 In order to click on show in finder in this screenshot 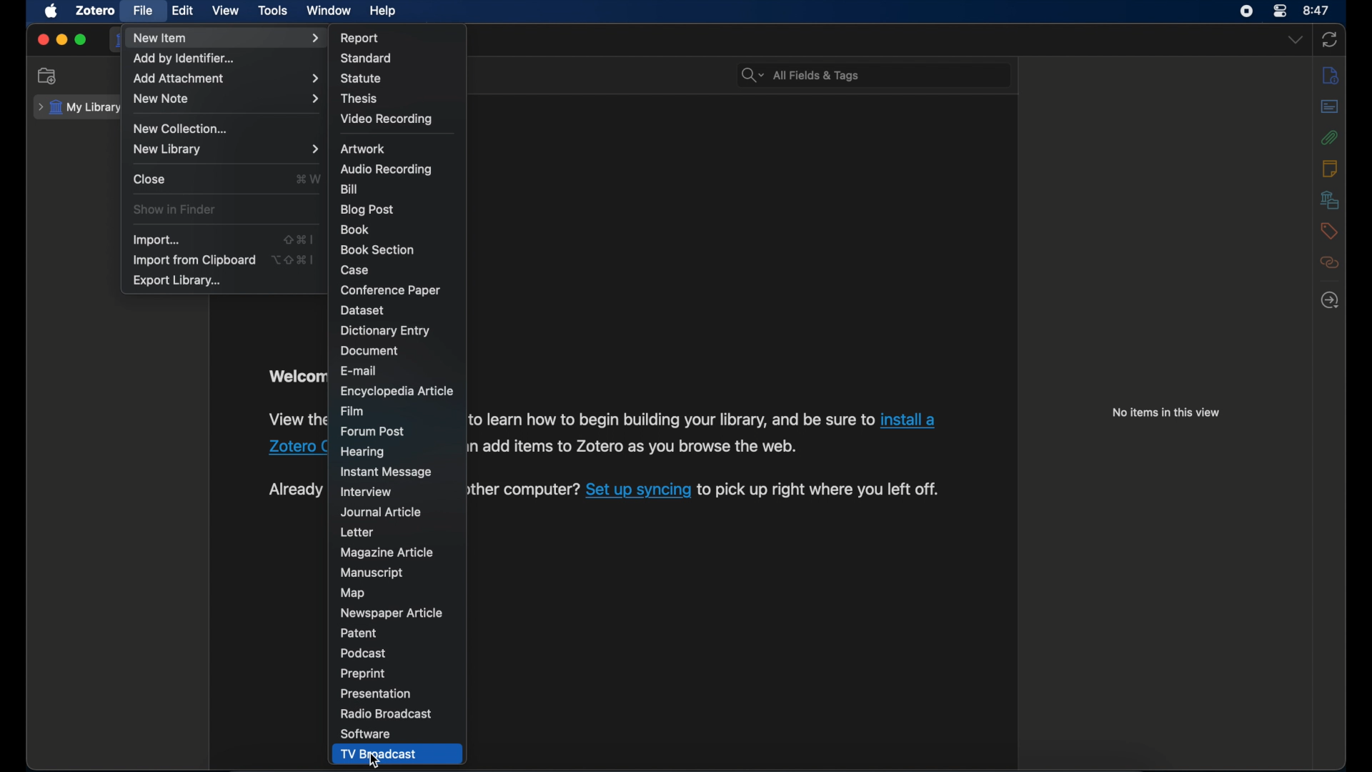, I will do `click(173, 209)`.